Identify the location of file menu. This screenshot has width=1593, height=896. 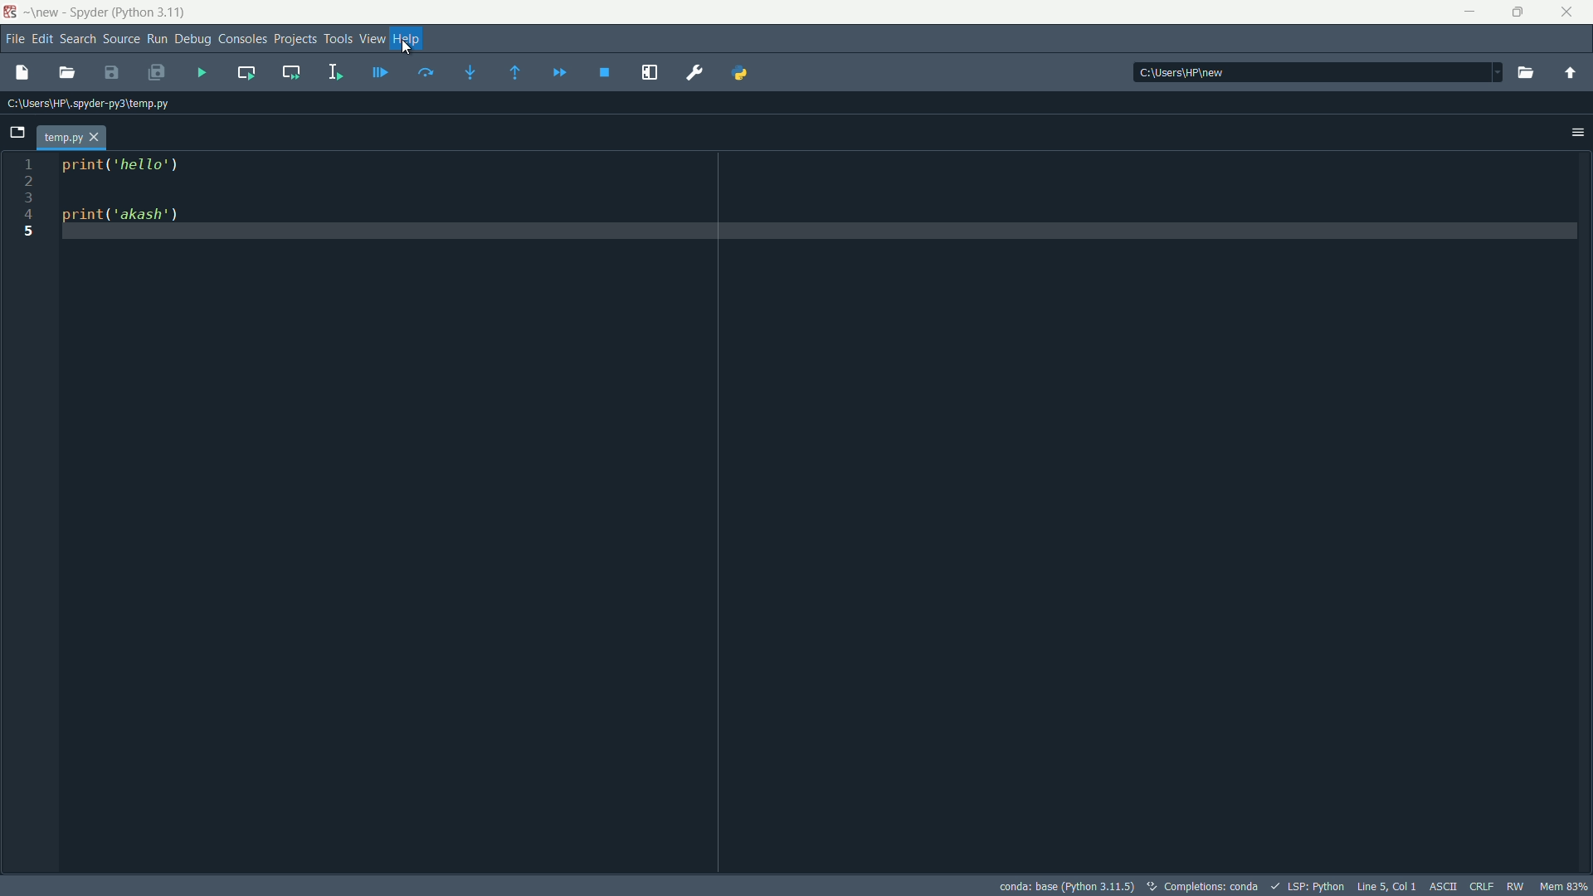
(13, 41).